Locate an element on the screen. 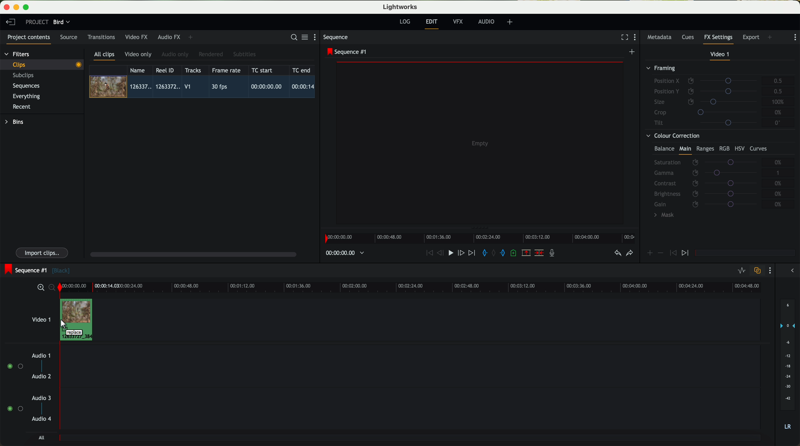 Image resolution: width=800 pixels, height=446 pixels. show settings menu is located at coordinates (636, 38).